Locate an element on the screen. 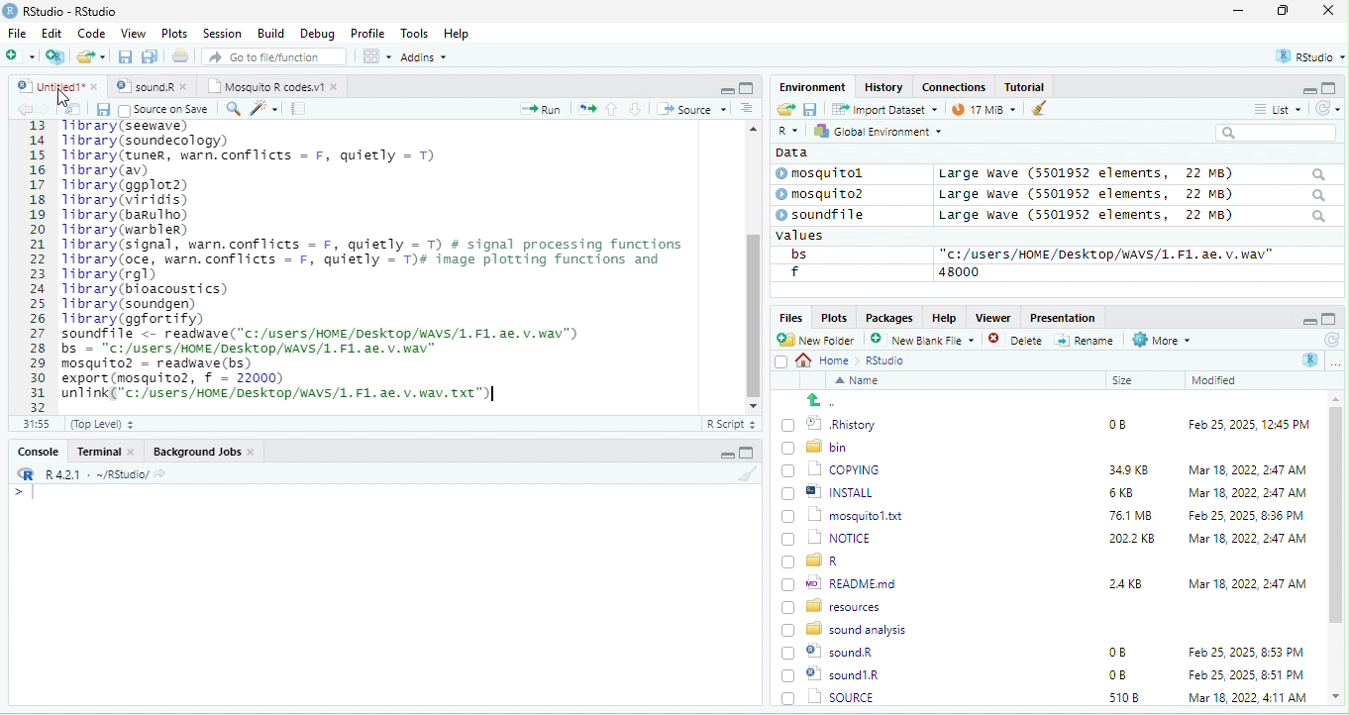 This screenshot has height=715, width=1349. maximize is located at coordinates (746, 453).